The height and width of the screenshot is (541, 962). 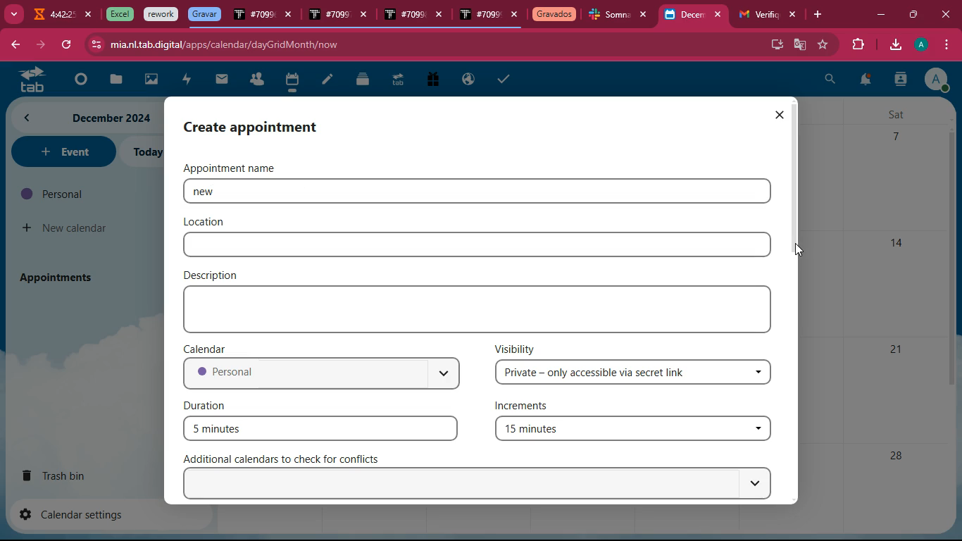 I want to click on type, so click(x=481, y=309).